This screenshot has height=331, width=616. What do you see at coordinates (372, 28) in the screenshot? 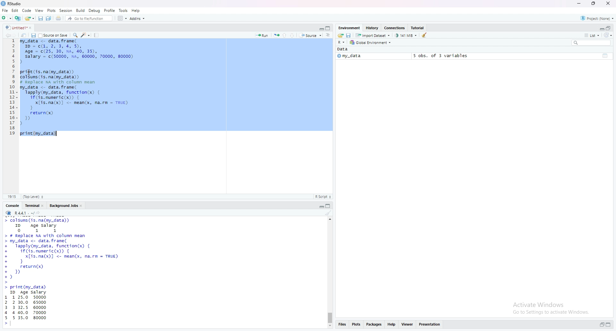
I see `history` at bounding box center [372, 28].